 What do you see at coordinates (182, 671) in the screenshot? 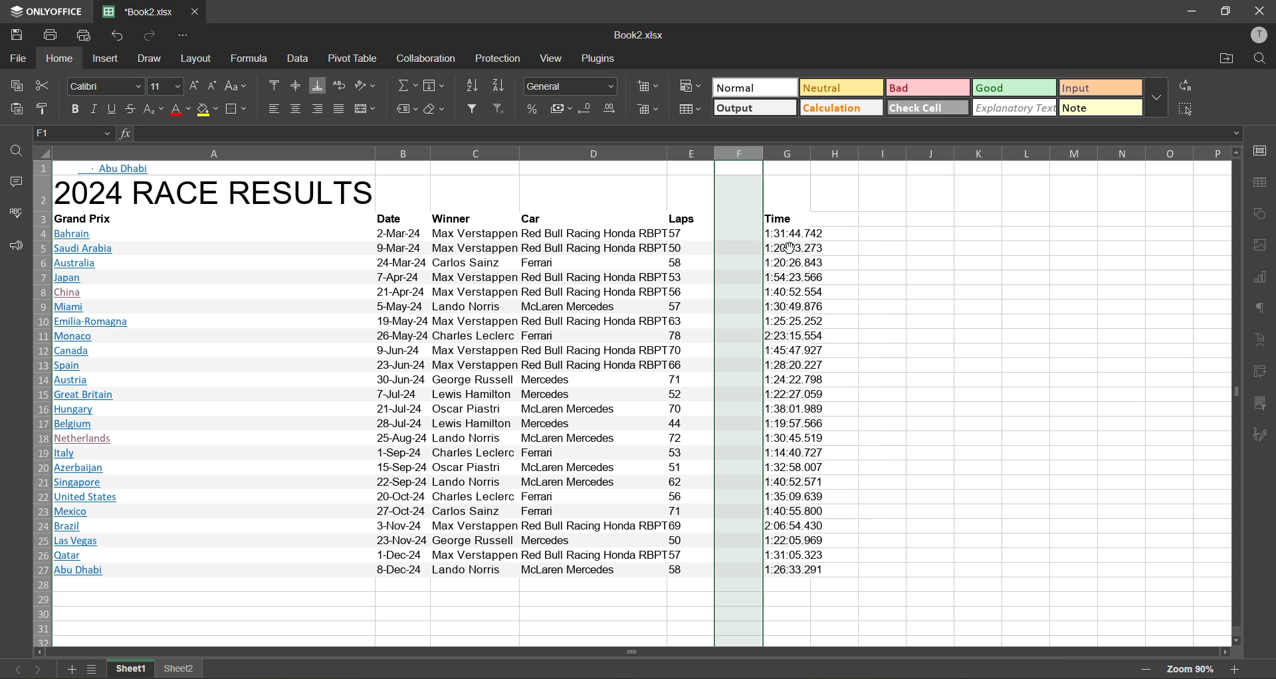
I see `sheet2 ` at bounding box center [182, 671].